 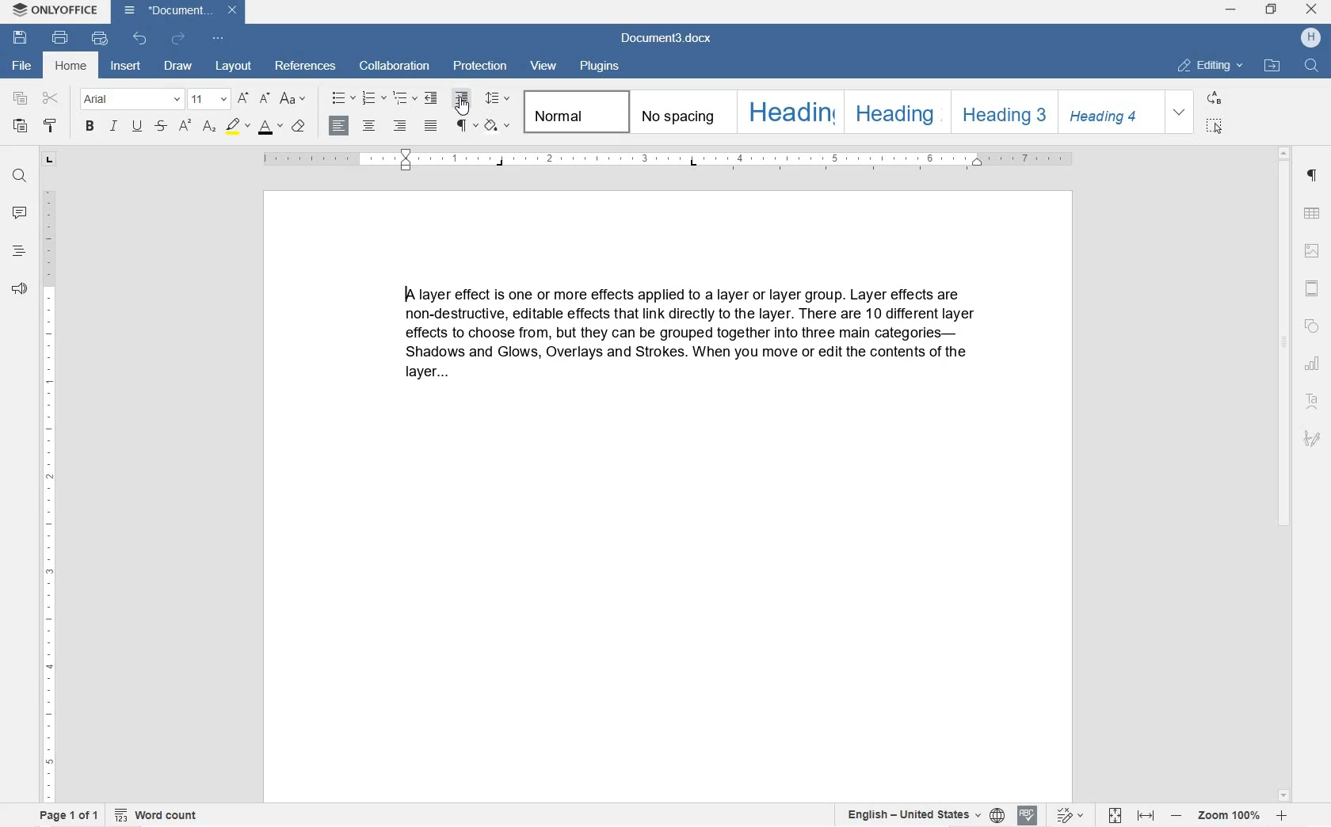 I want to click on ITALIC, so click(x=114, y=127).